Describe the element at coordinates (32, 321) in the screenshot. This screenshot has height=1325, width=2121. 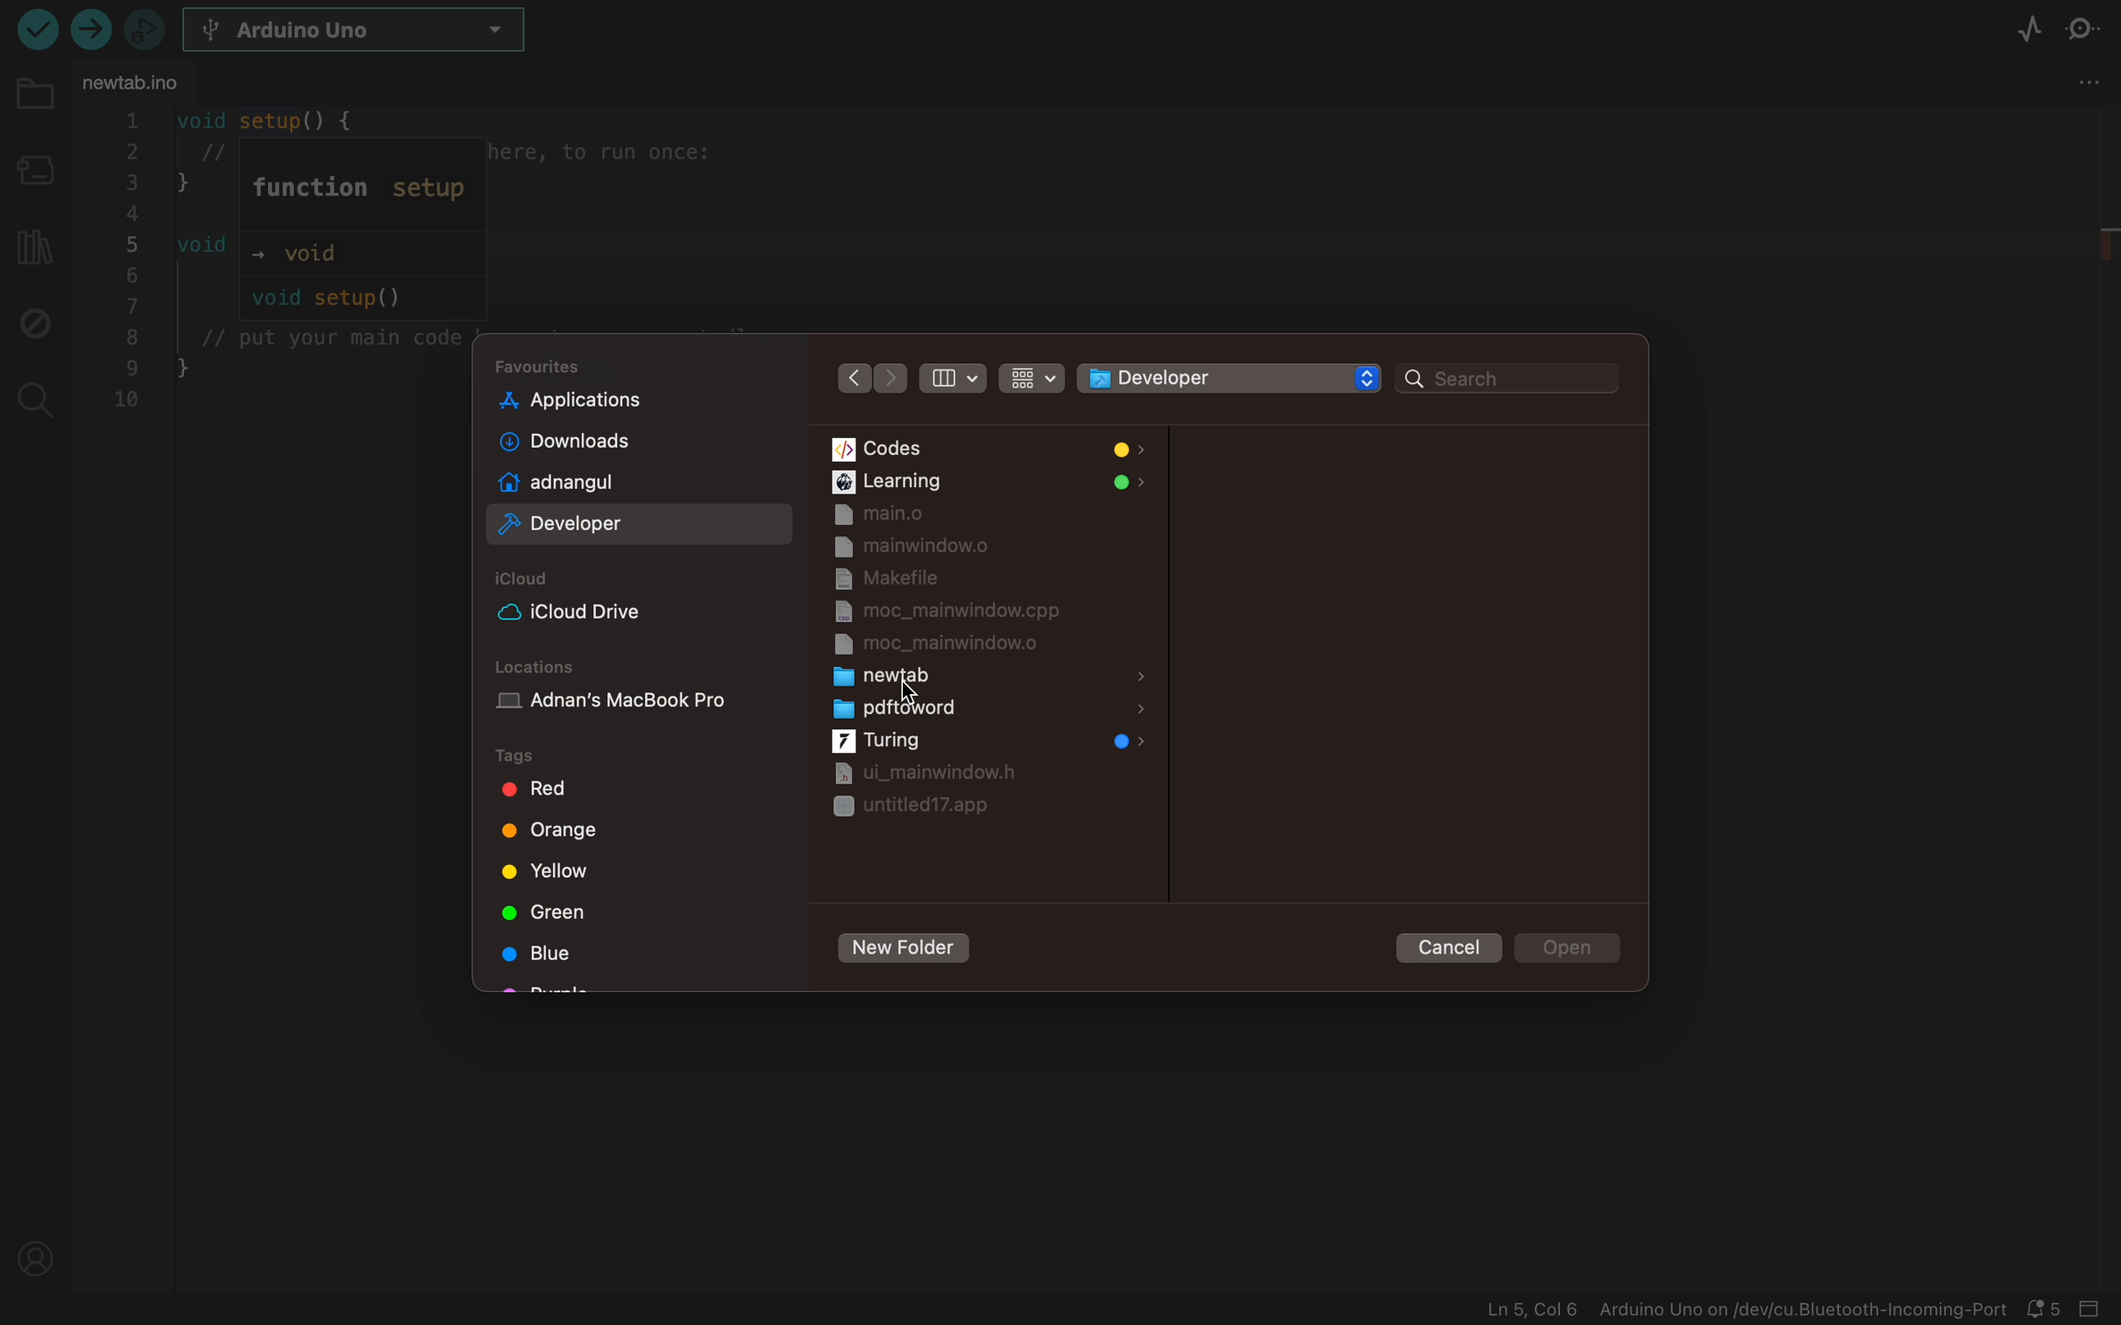
I see `debug` at that location.